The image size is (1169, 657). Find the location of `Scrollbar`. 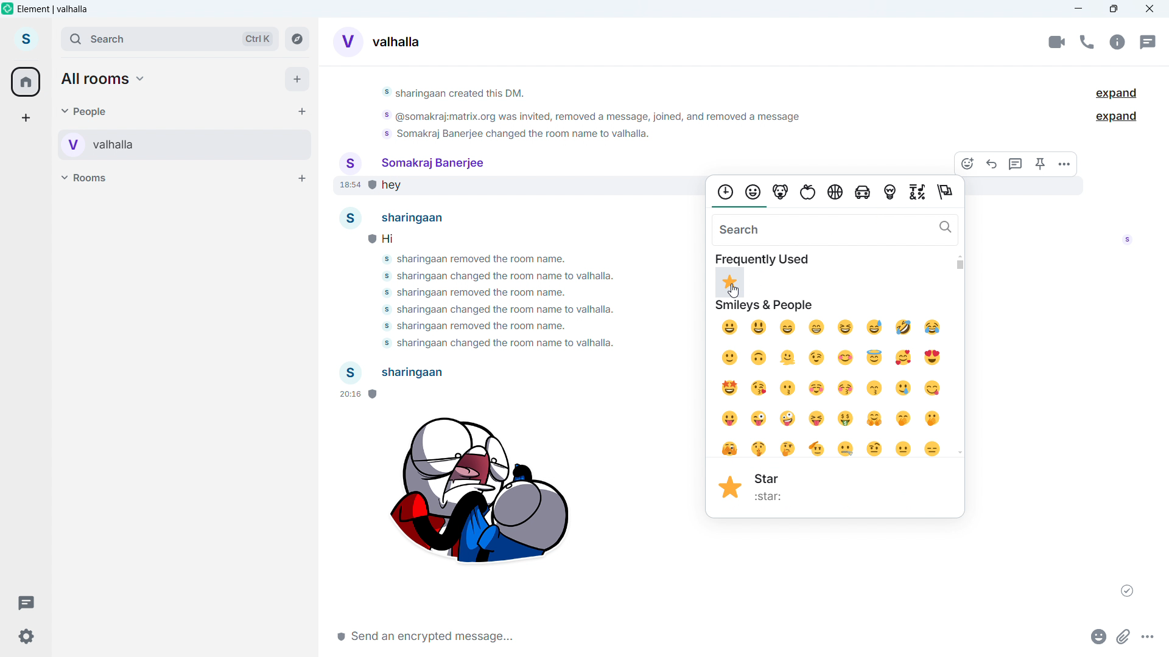

Scrollbar is located at coordinates (960, 265).